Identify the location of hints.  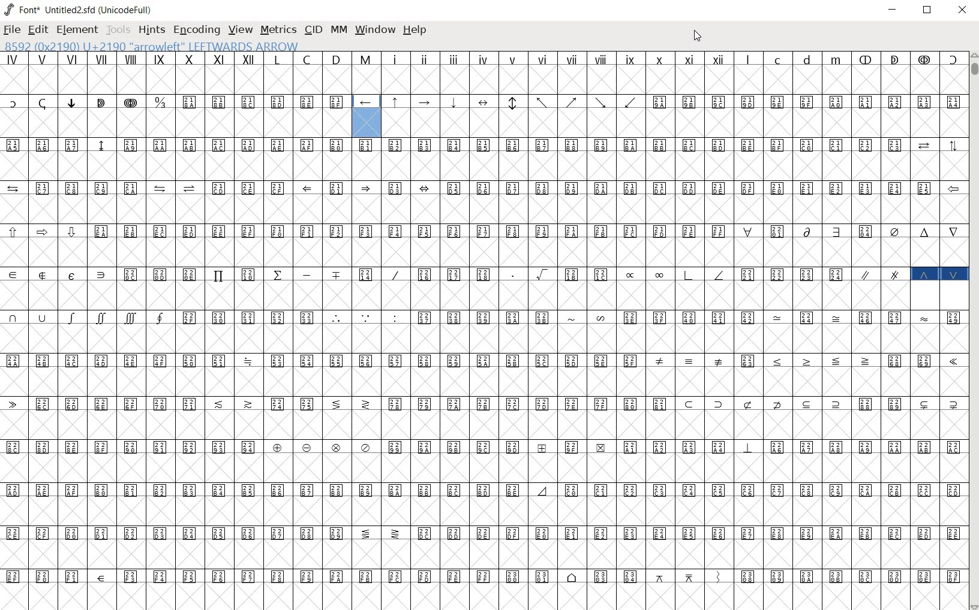
(151, 31).